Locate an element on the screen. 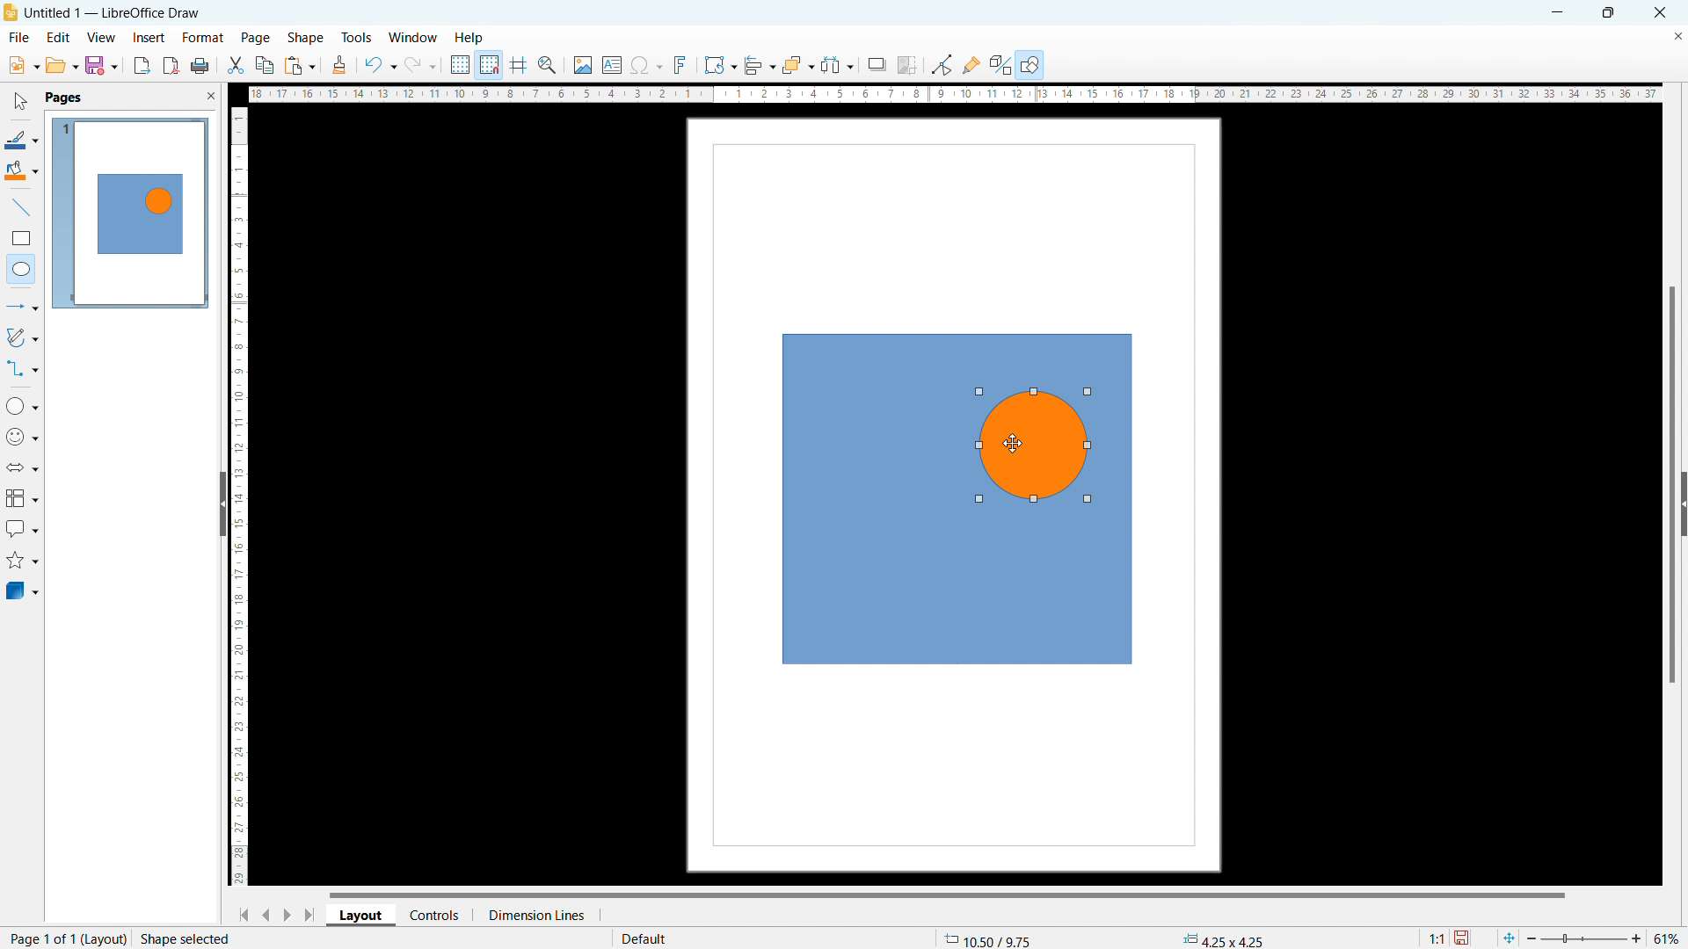 This screenshot has height=949, width=1688. object 2 added  is located at coordinates (1041, 444).